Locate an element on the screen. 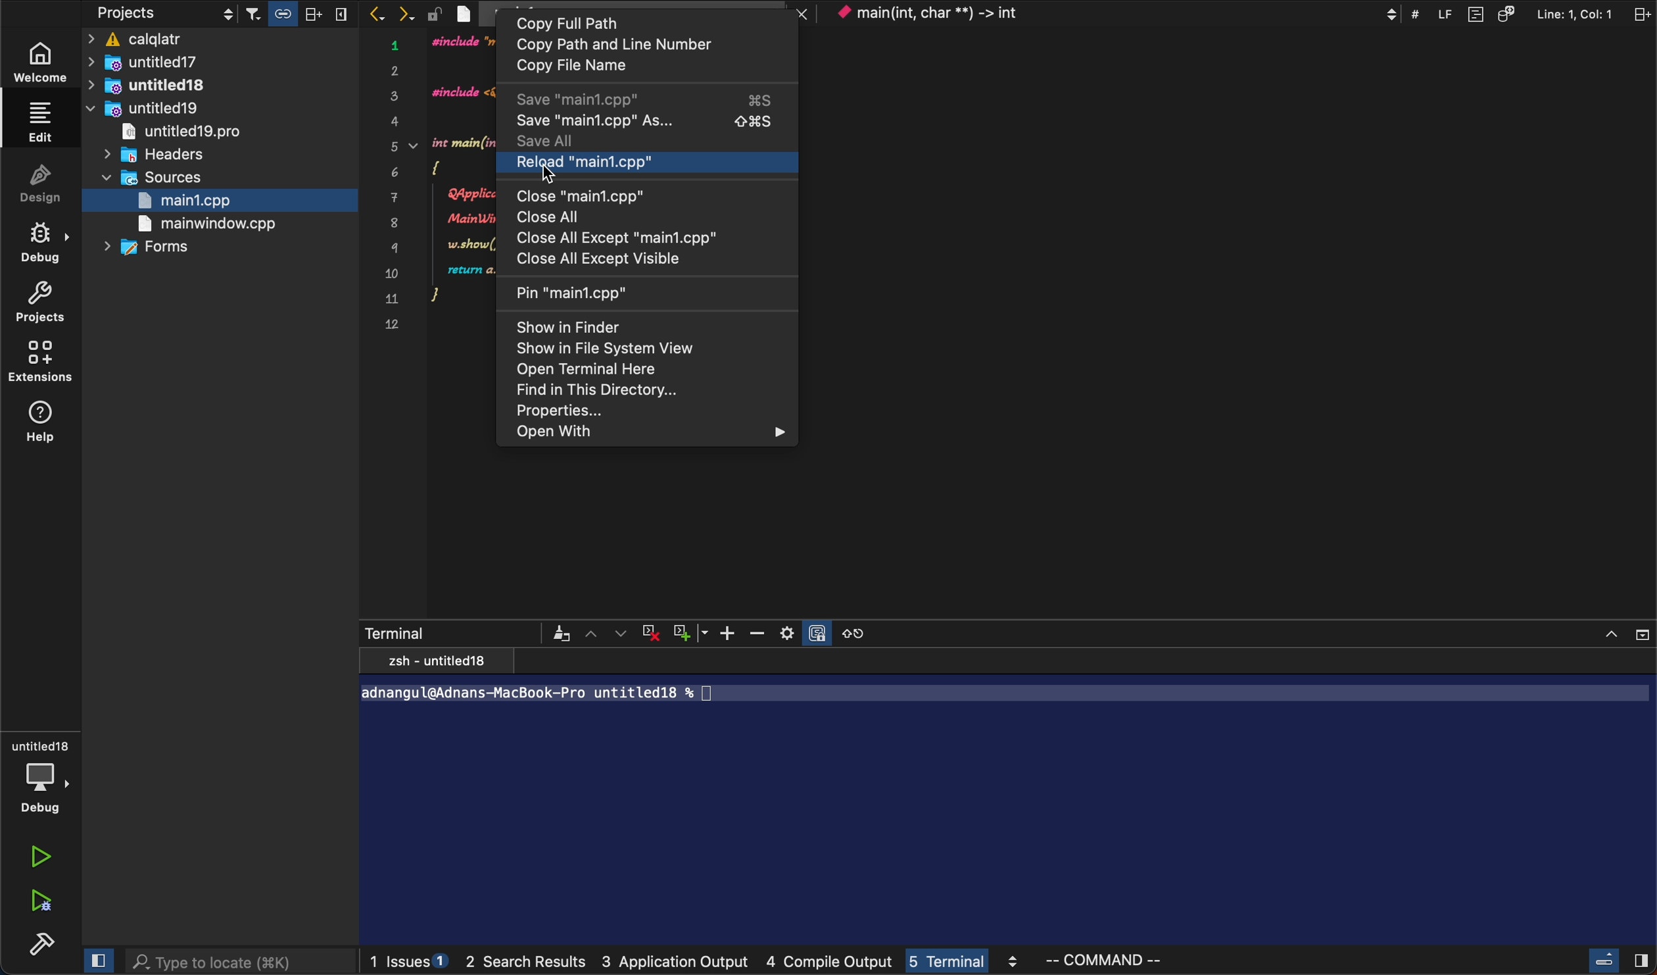  search bar is located at coordinates (228, 963).